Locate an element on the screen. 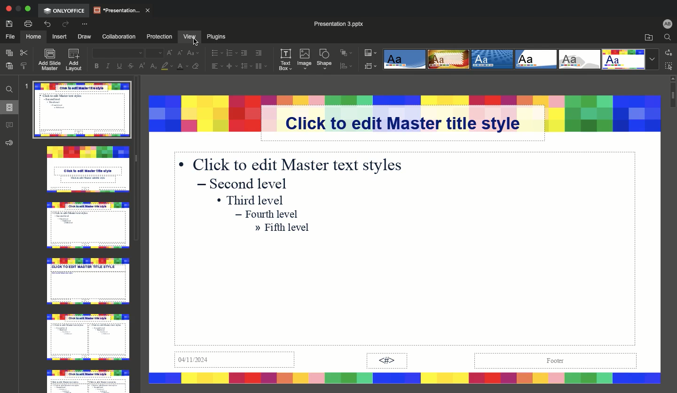 The width and height of the screenshot is (677, 393). File is located at coordinates (9, 36).